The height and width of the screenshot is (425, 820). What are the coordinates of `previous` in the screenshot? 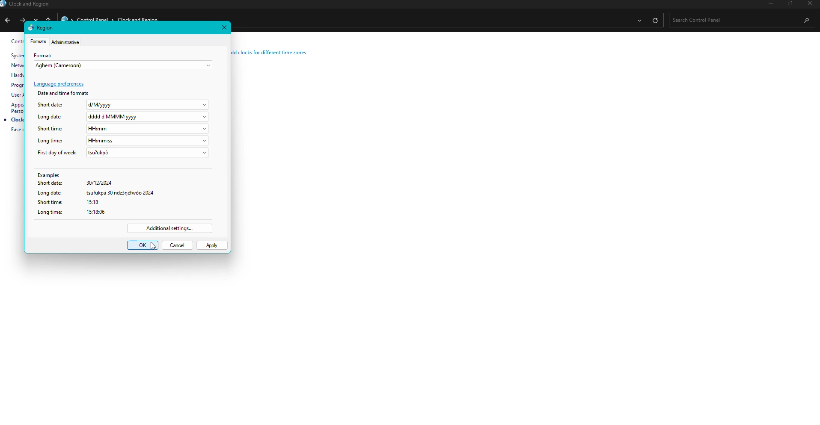 It's located at (7, 21).